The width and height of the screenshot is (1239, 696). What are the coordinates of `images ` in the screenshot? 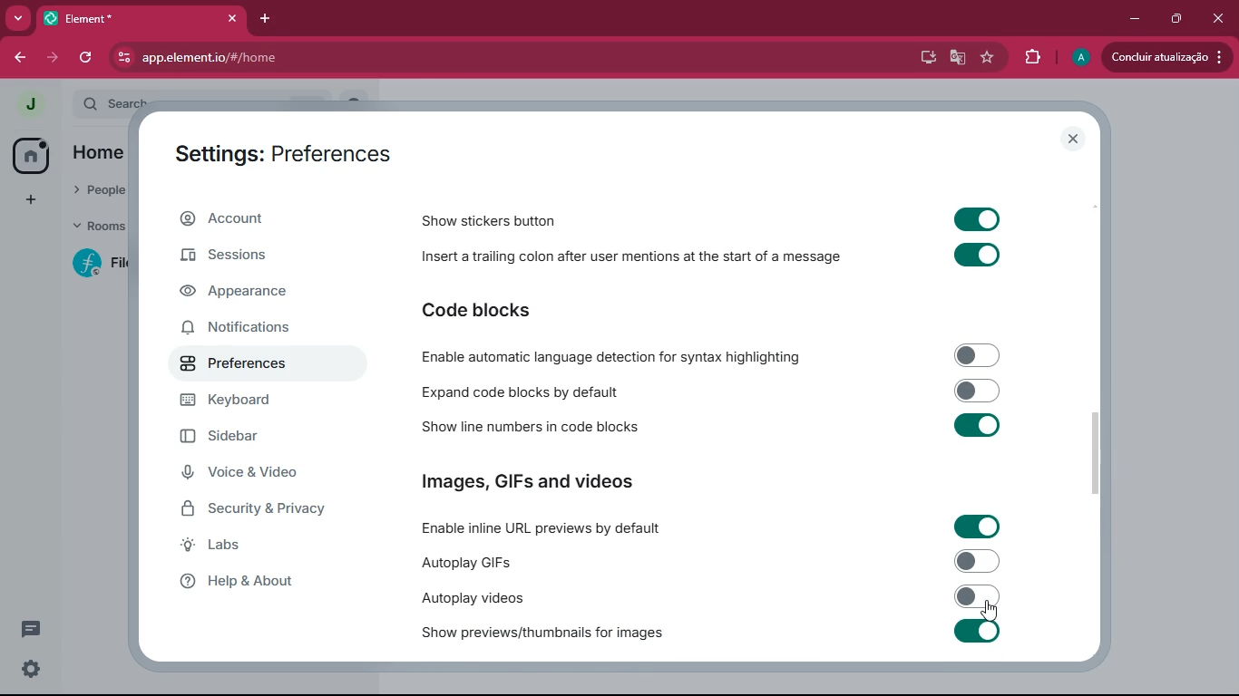 It's located at (530, 483).